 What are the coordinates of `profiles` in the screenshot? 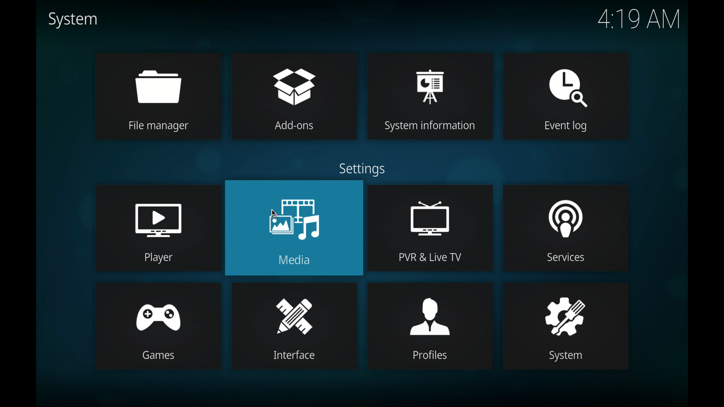 It's located at (430, 327).